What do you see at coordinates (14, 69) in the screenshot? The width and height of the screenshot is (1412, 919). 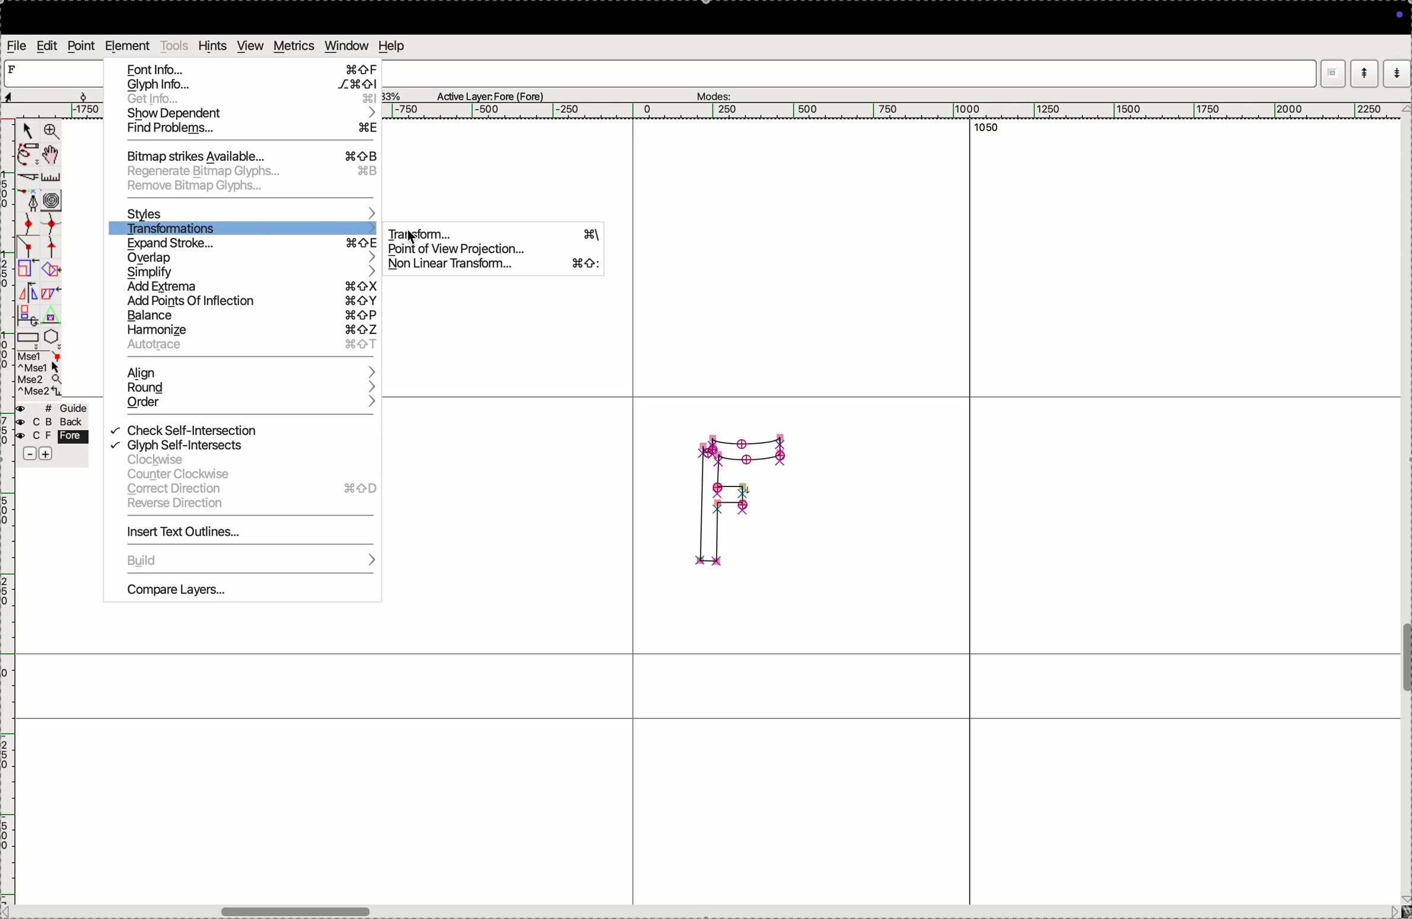 I see `letter F` at bounding box center [14, 69].